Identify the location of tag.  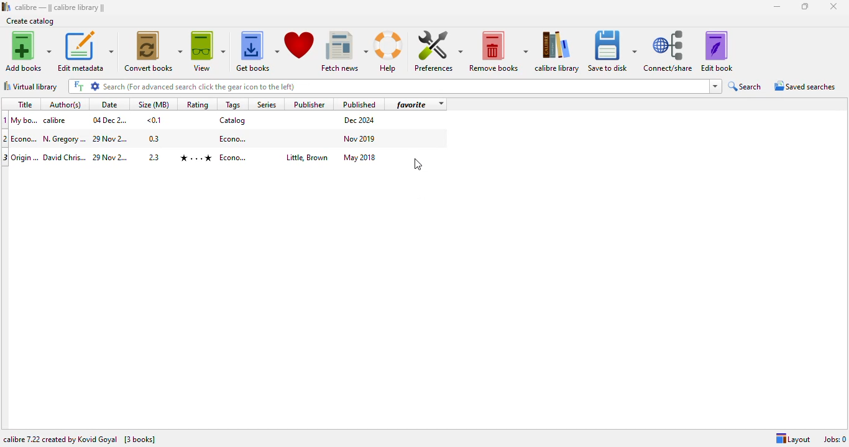
(234, 138).